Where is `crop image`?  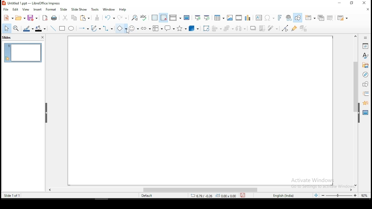 crop image is located at coordinates (263, 28).